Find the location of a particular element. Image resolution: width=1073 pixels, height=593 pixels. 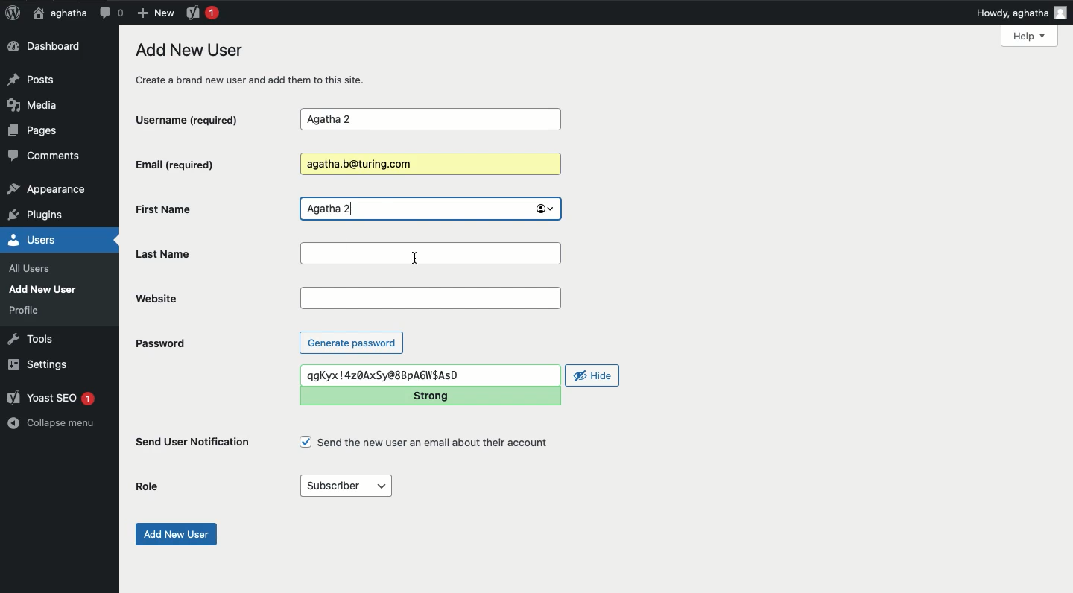

Agatha 2 is located at coordinates (430, 209).